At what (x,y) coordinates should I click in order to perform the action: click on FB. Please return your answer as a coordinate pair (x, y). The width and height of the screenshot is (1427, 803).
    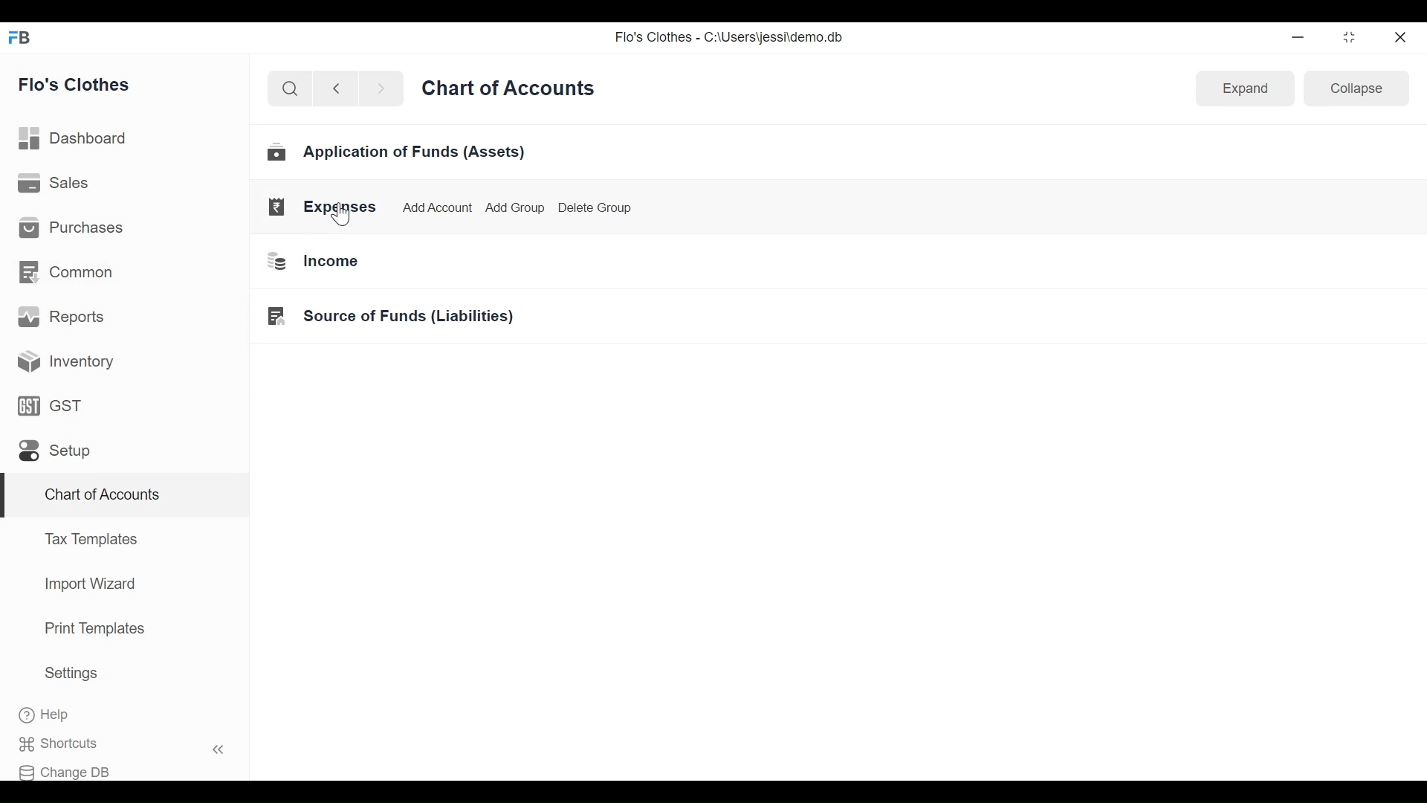
    Looking at the image, I should click on (24, 42).